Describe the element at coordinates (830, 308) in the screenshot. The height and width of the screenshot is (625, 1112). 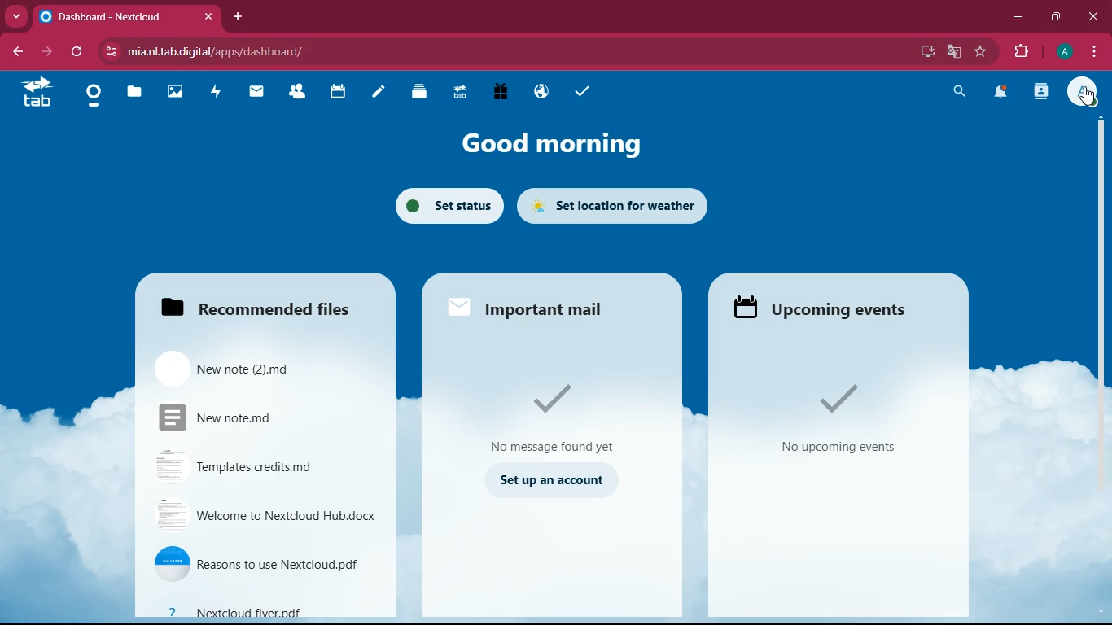
I see `events` at that location.